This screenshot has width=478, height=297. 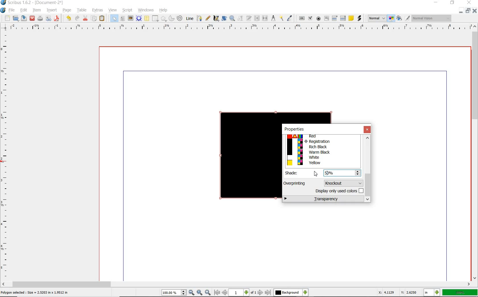 I want to click on cursor, so click(x=316, y=174).